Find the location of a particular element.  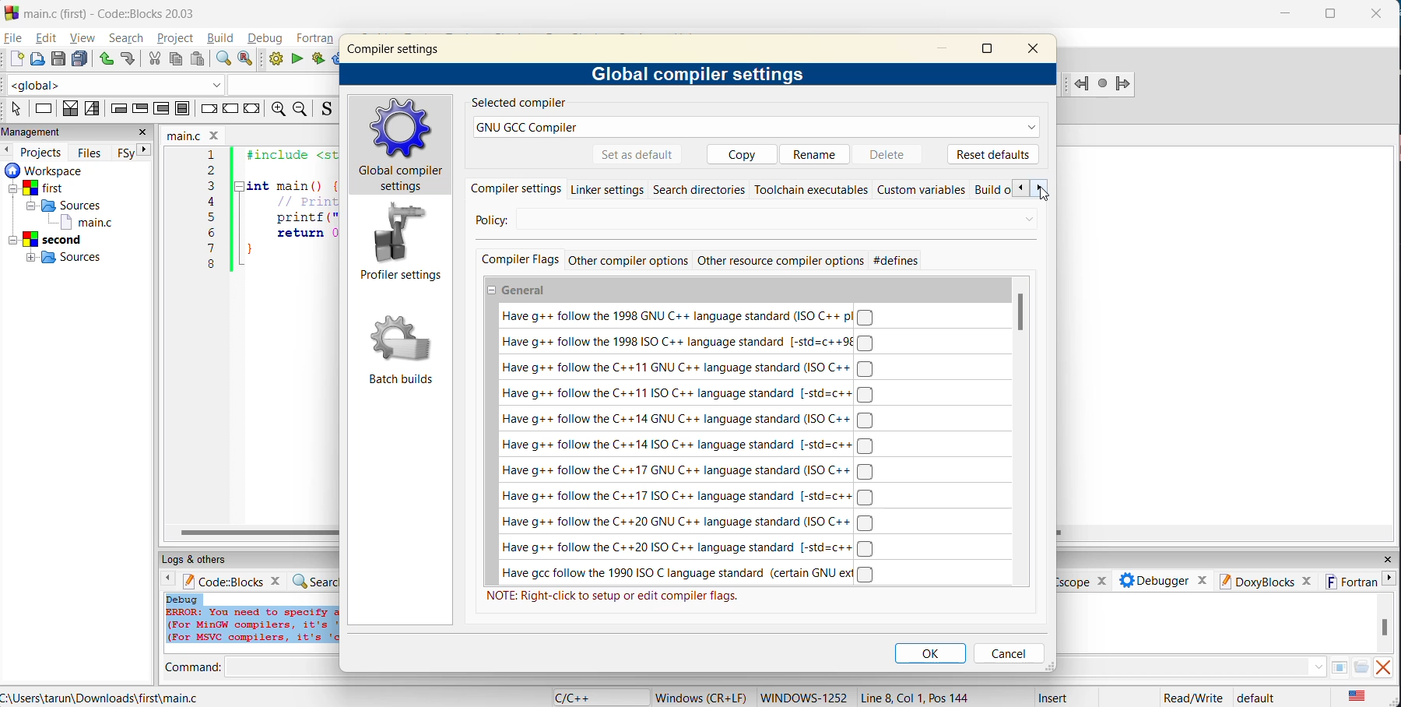

save is located at coordinates (58, 59).